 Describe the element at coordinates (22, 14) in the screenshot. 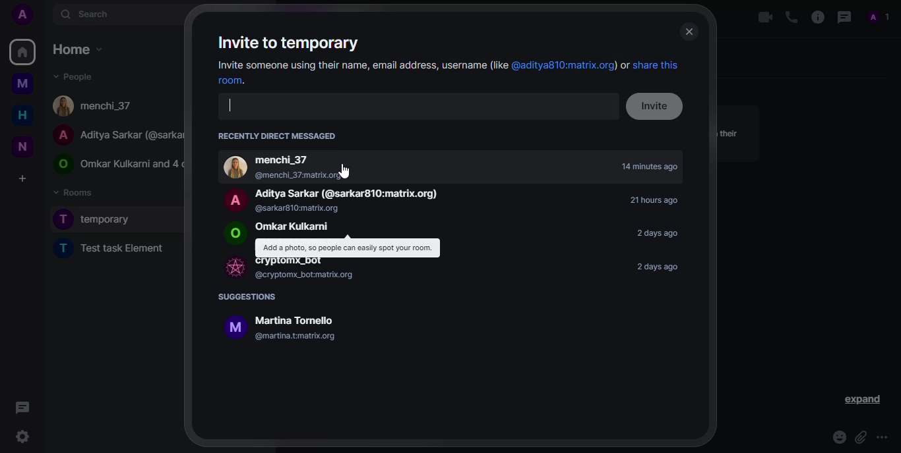

I see `profile` at that location.